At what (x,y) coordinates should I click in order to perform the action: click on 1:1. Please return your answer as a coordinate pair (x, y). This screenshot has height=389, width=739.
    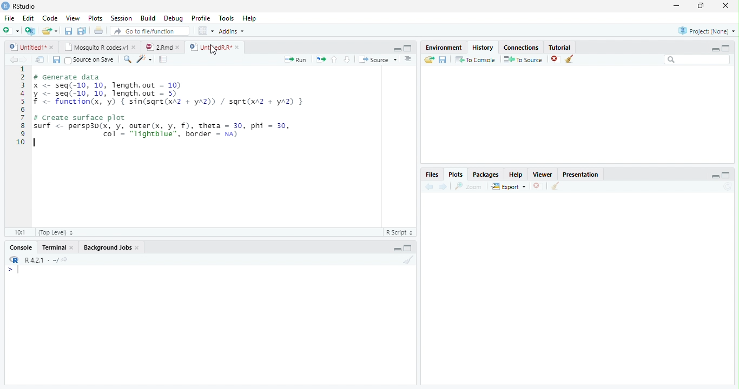
    Looking at the image, I should click on (20, 232).